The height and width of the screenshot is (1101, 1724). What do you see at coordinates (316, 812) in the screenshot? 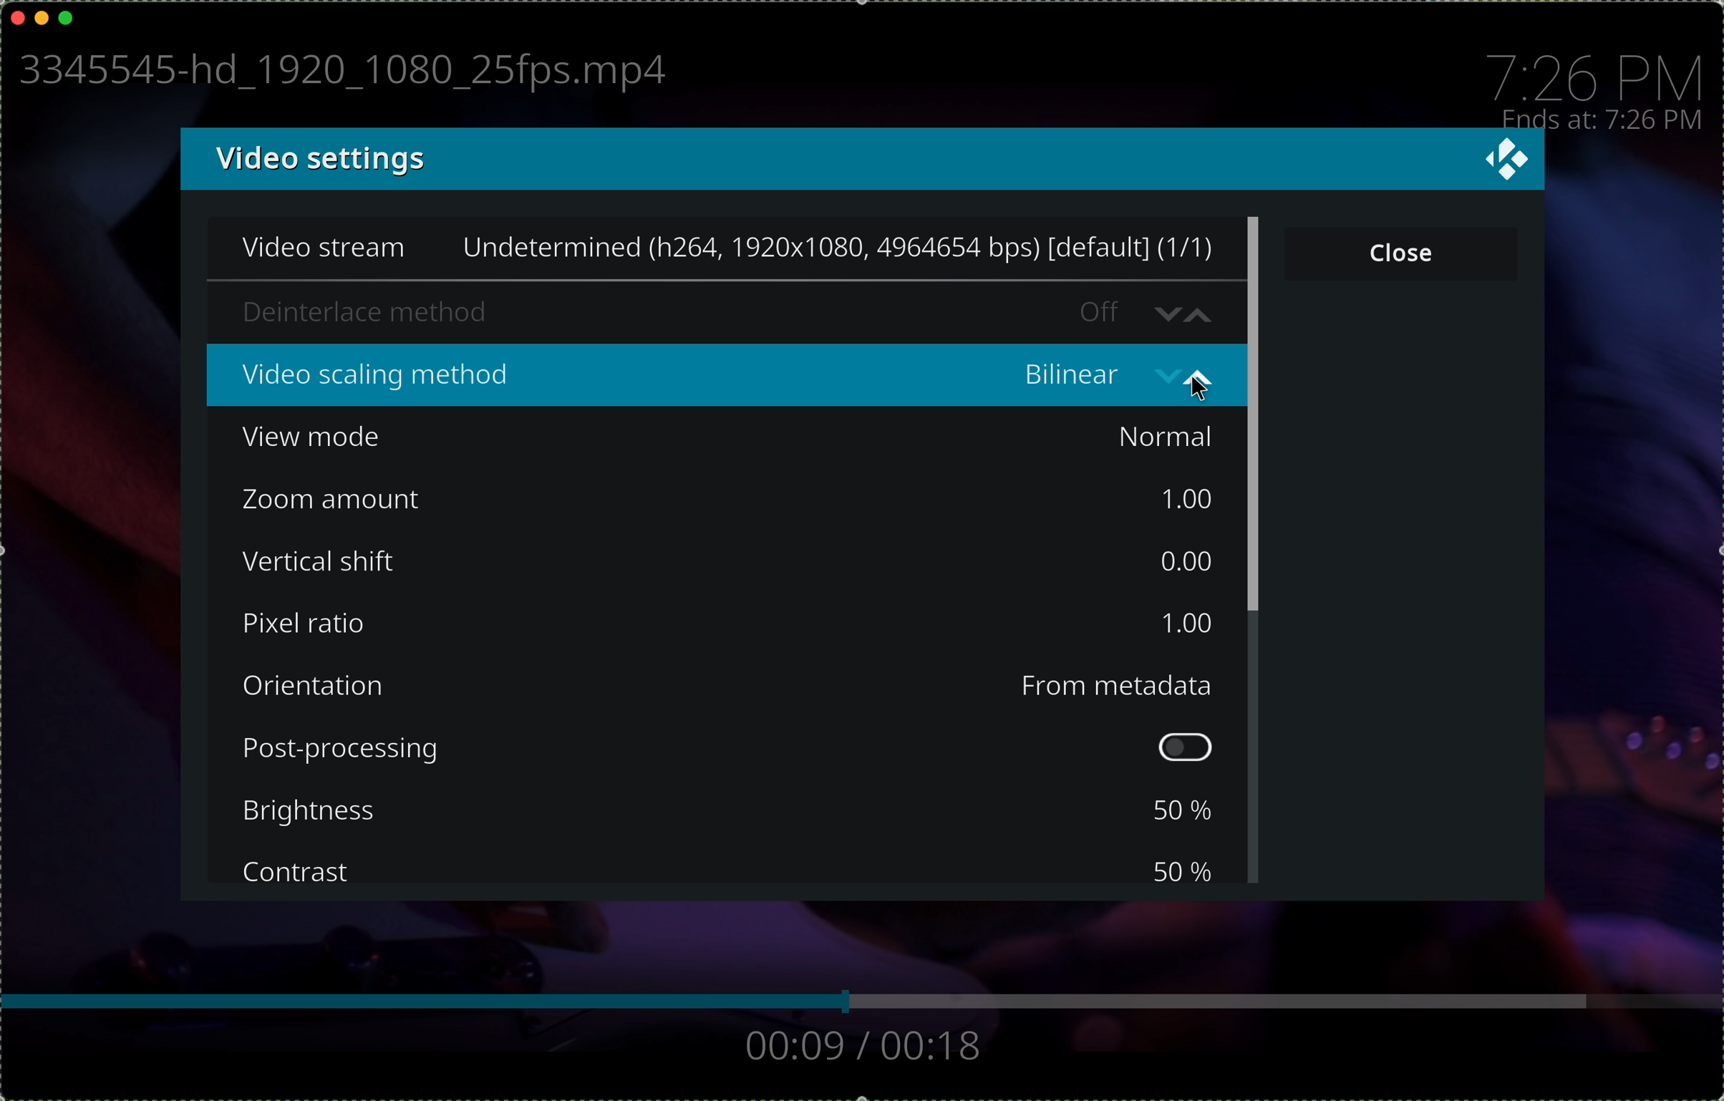
I see `brightness` at bounding box center [316, 812].